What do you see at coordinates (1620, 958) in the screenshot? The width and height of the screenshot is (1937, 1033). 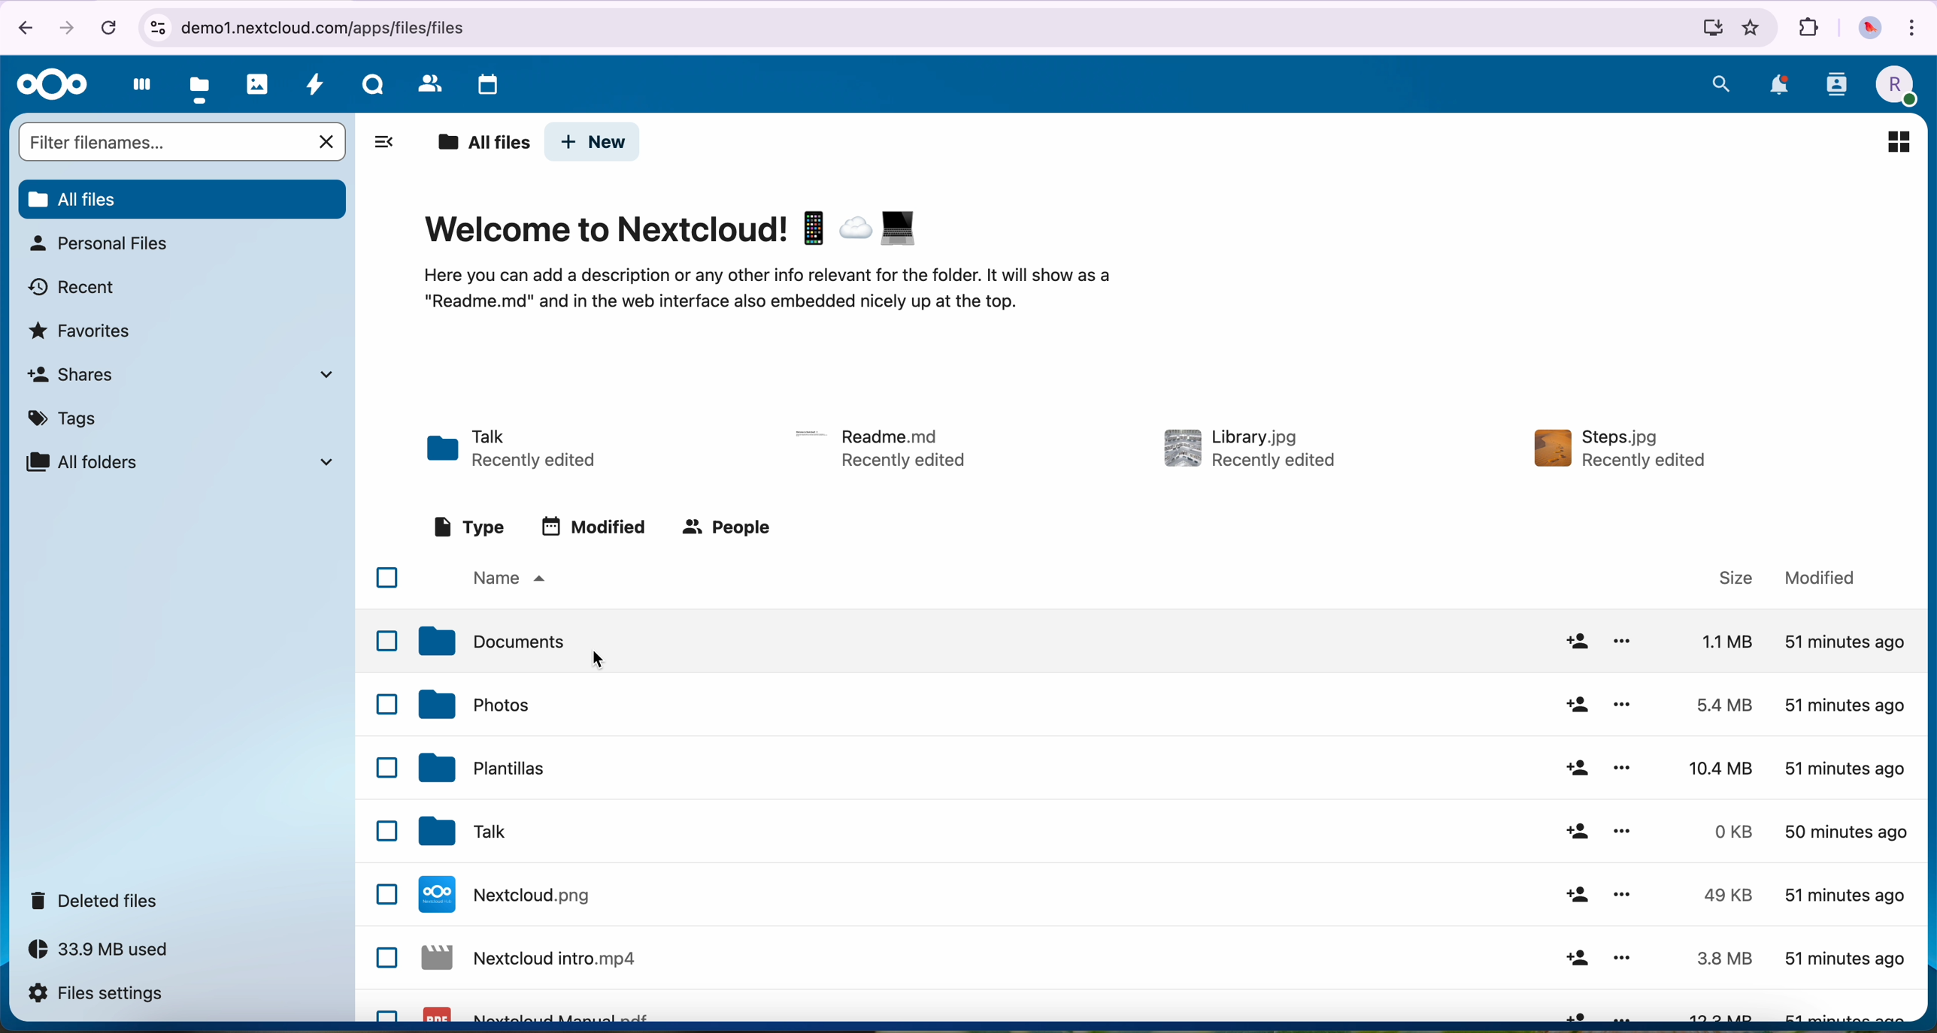 I see `options` at bounding box center [1620, 958].